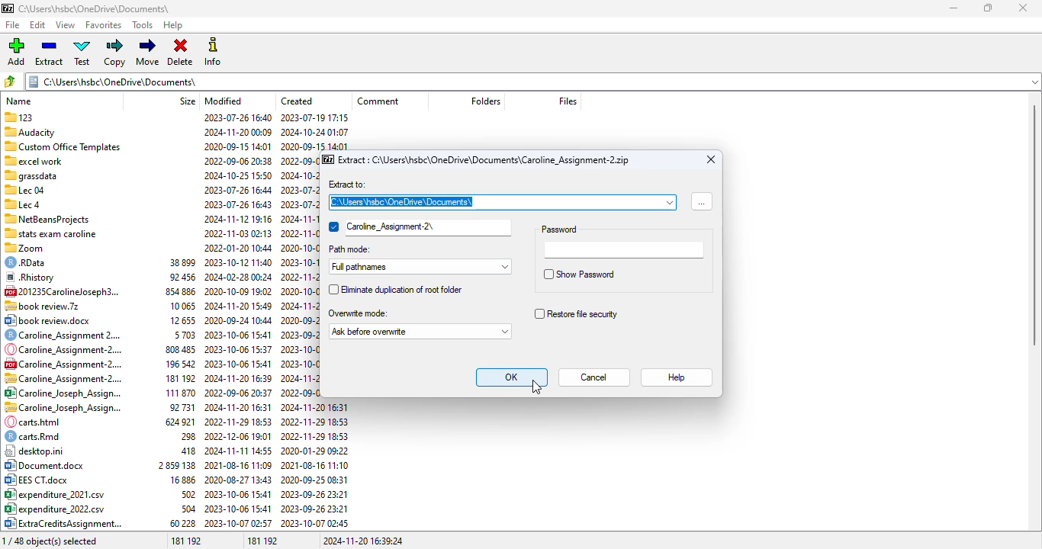 This screenshot has width=1042, height=549. Describe the element at coordinates (161, 305) in the screenshot. I see `25 book review.7z 10065 2024-11-20 15:49 2024-11-20 15:49` at that location.